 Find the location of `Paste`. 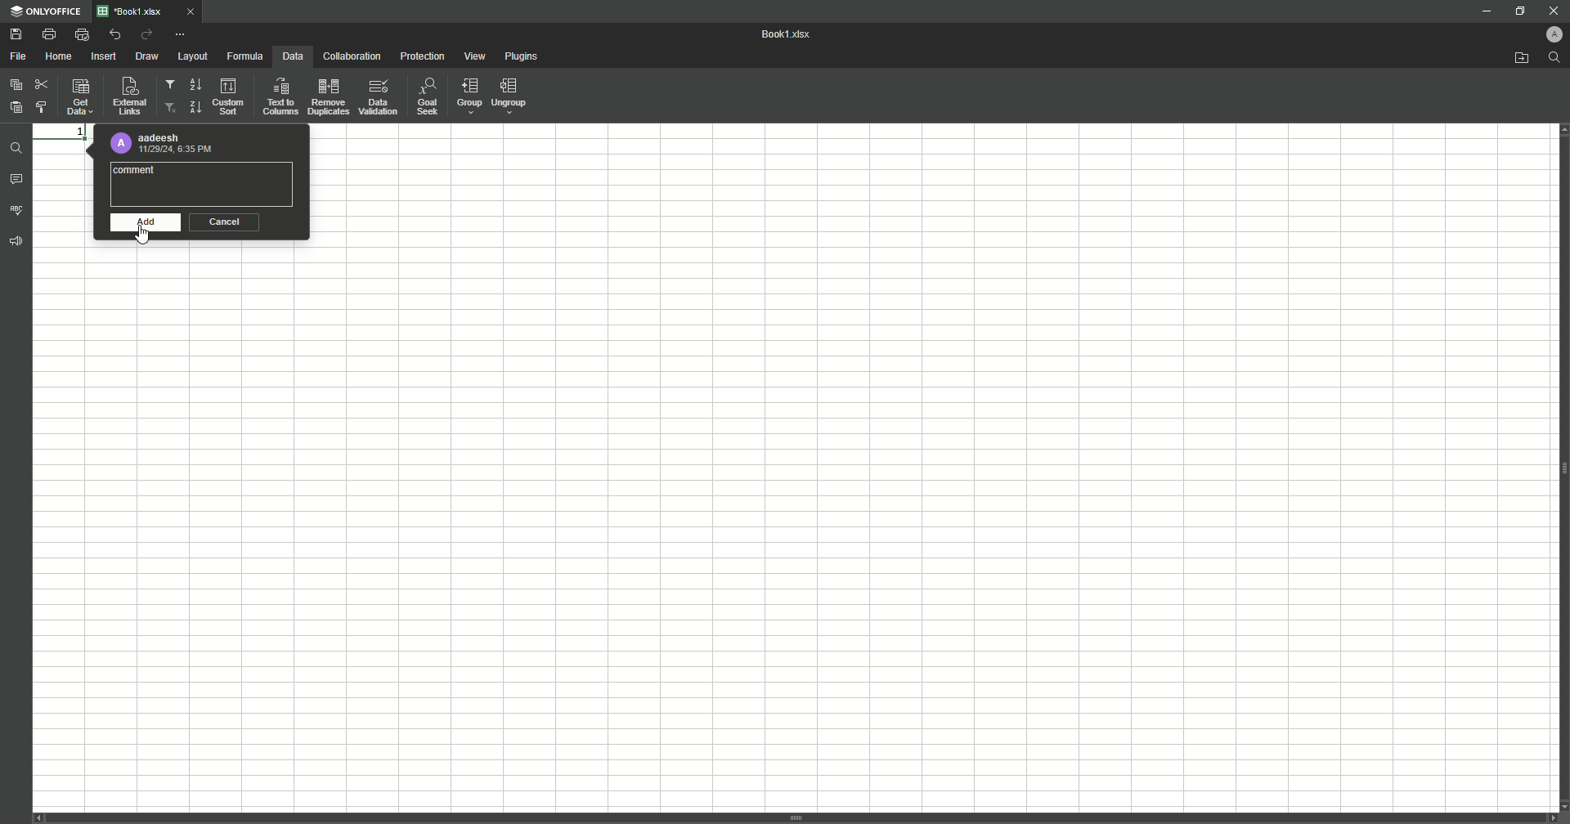

Paste is located at coordinates (16, 84).